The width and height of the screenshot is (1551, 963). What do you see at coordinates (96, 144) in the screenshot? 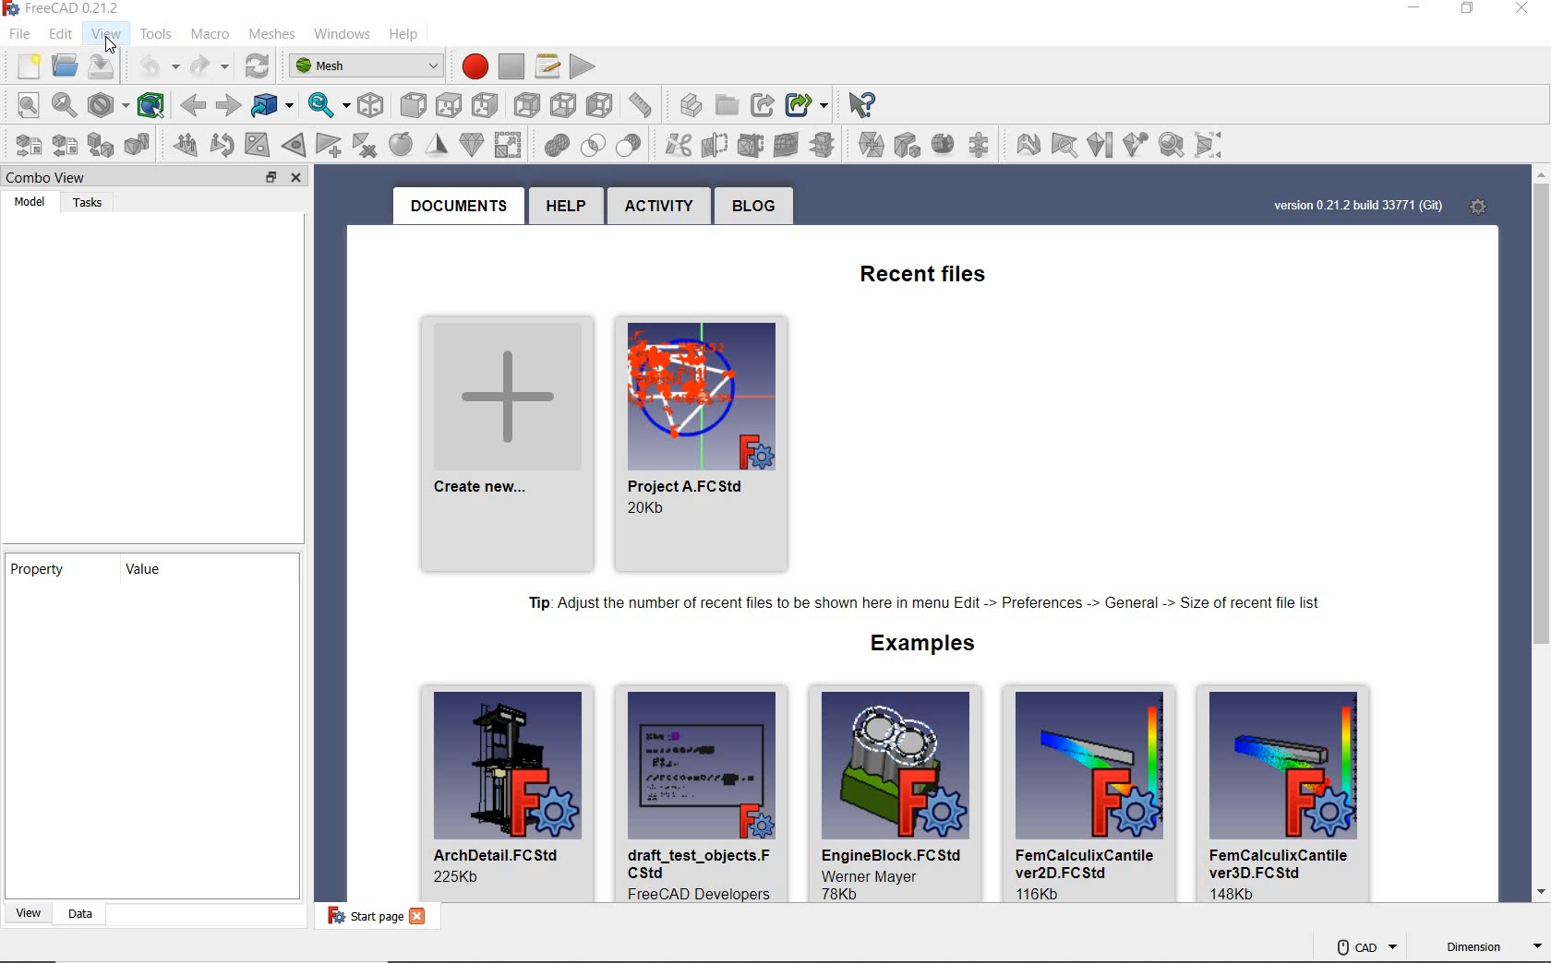
I see `create mesh from shape` at bounding box center [96, 144].